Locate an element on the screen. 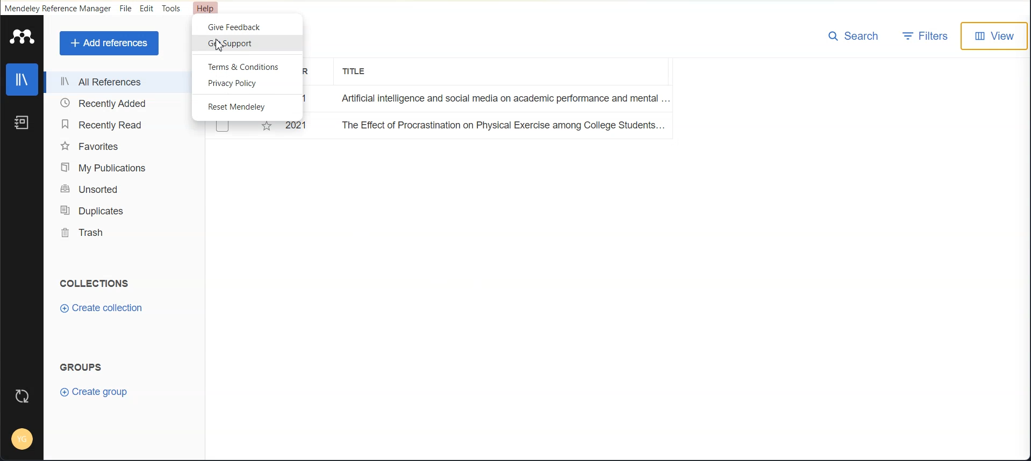  Help is located at coordinates (206, 9).